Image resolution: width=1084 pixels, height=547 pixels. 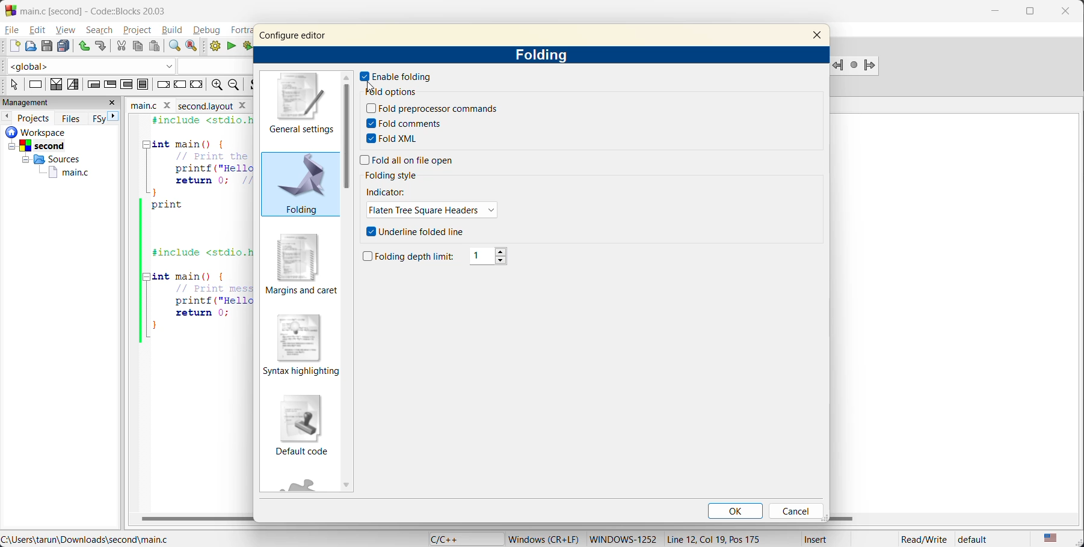 What do you see at coordinates (372, 85) in the screenshot?
I see `cursor` at bounding box center [372, 85].